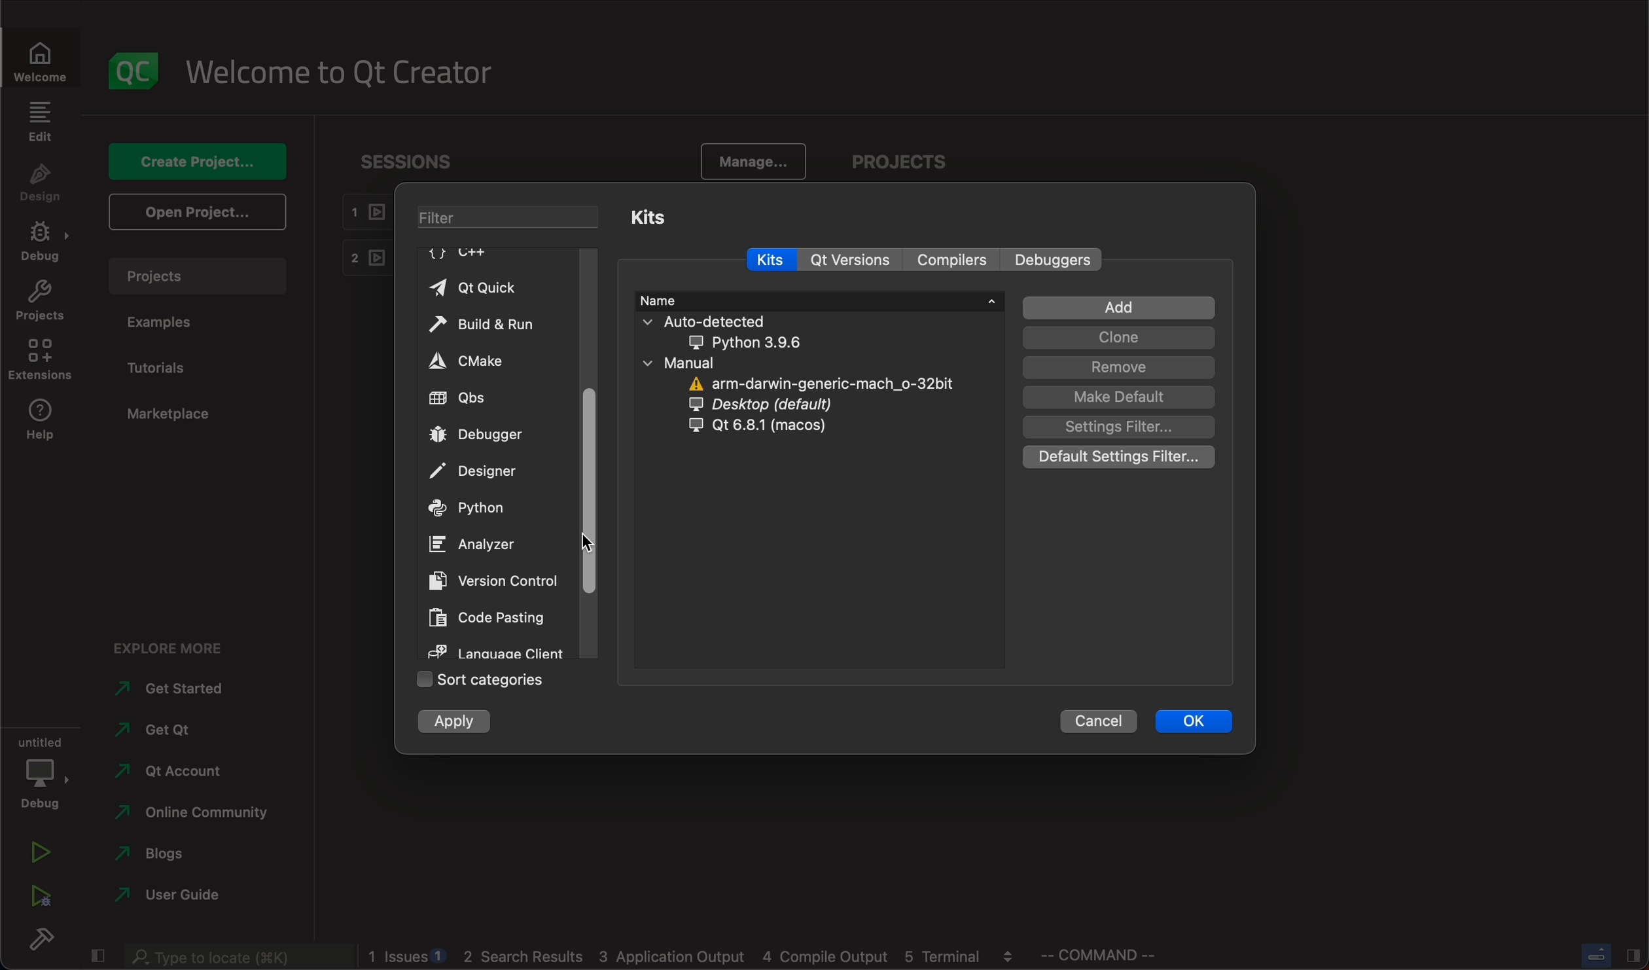  What do you see at coordinates (900, 159) in the screenshot?
I see `projects` at bounding box center [900, 159].